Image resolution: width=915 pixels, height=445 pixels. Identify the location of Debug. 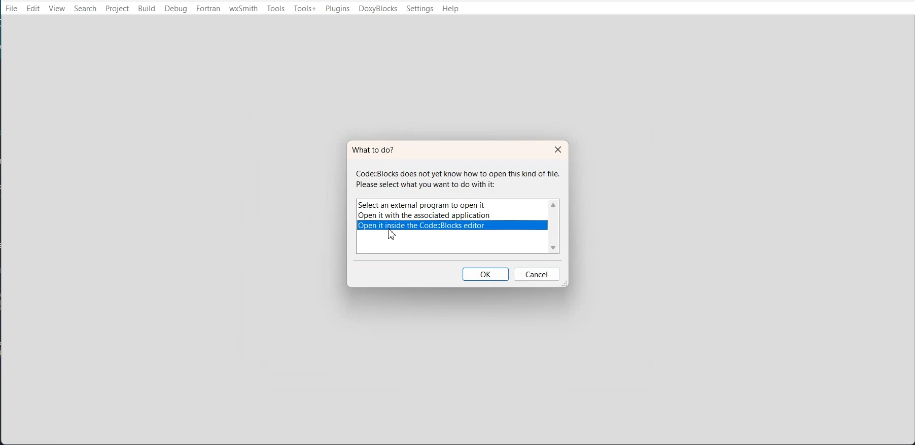
(175, 9).